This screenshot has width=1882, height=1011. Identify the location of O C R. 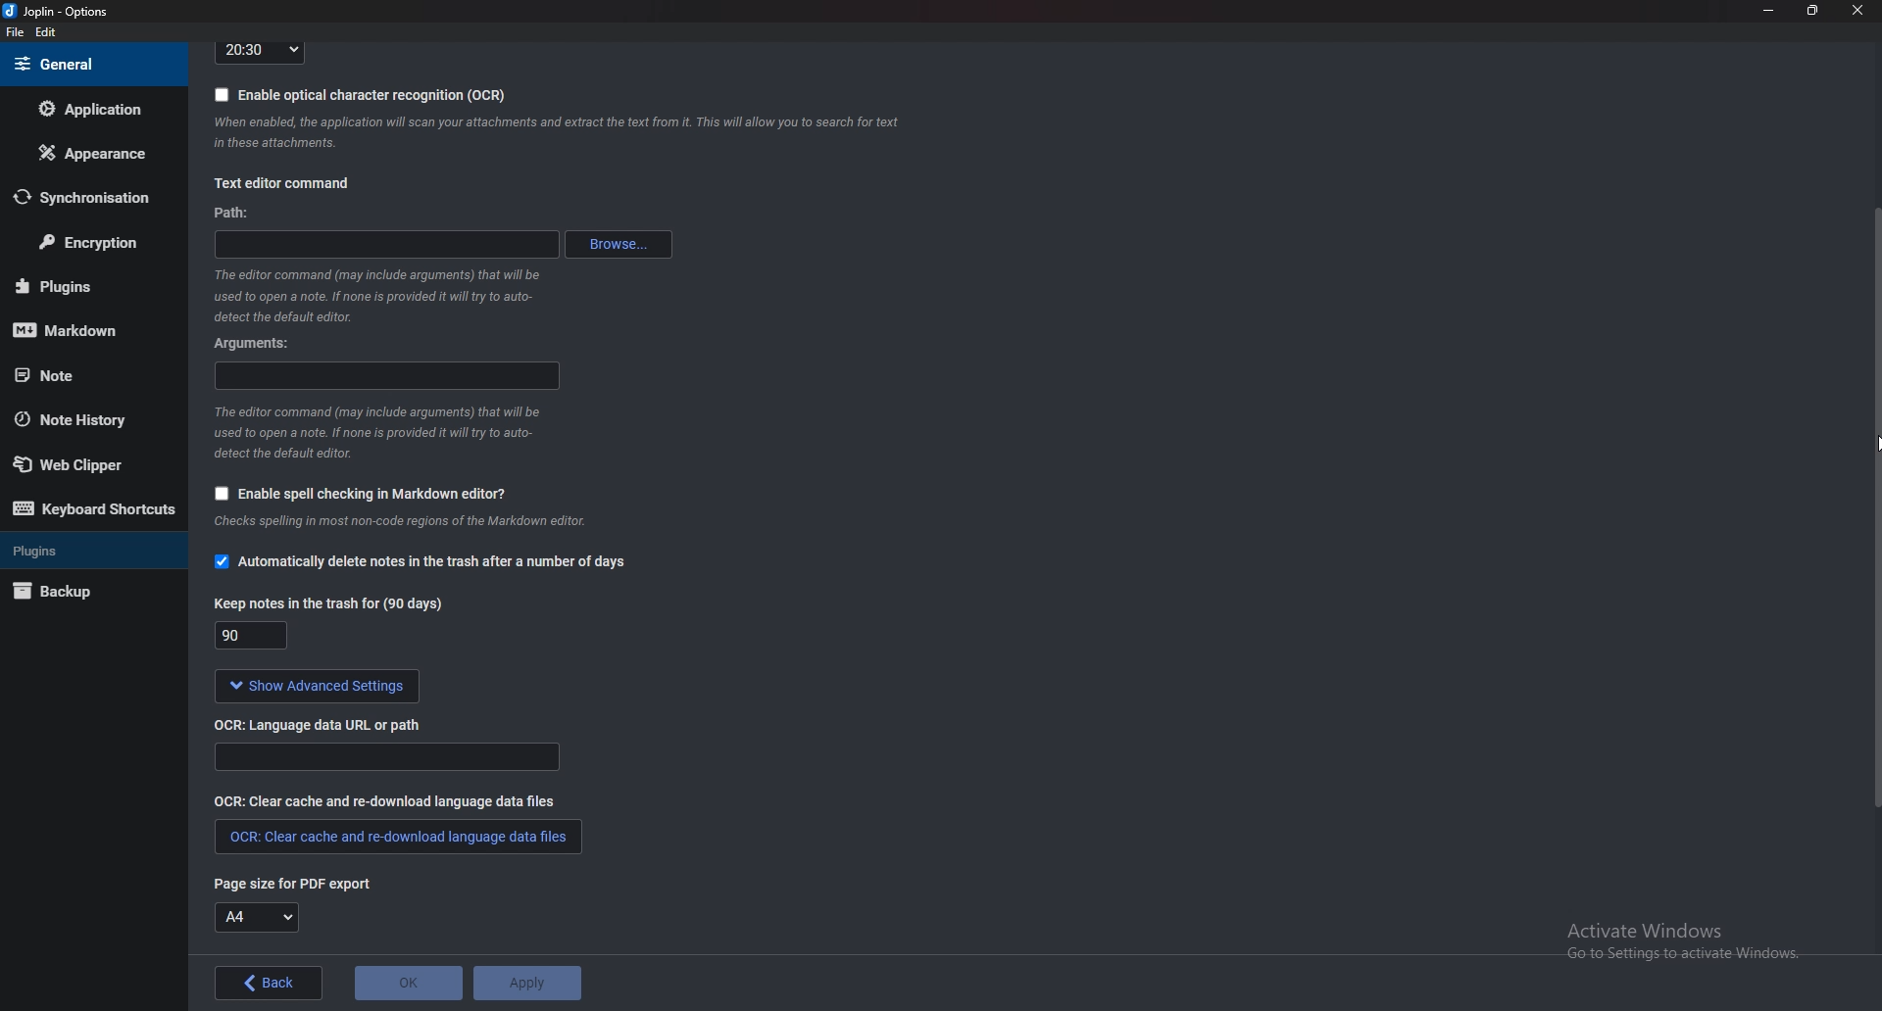
(326, 723).